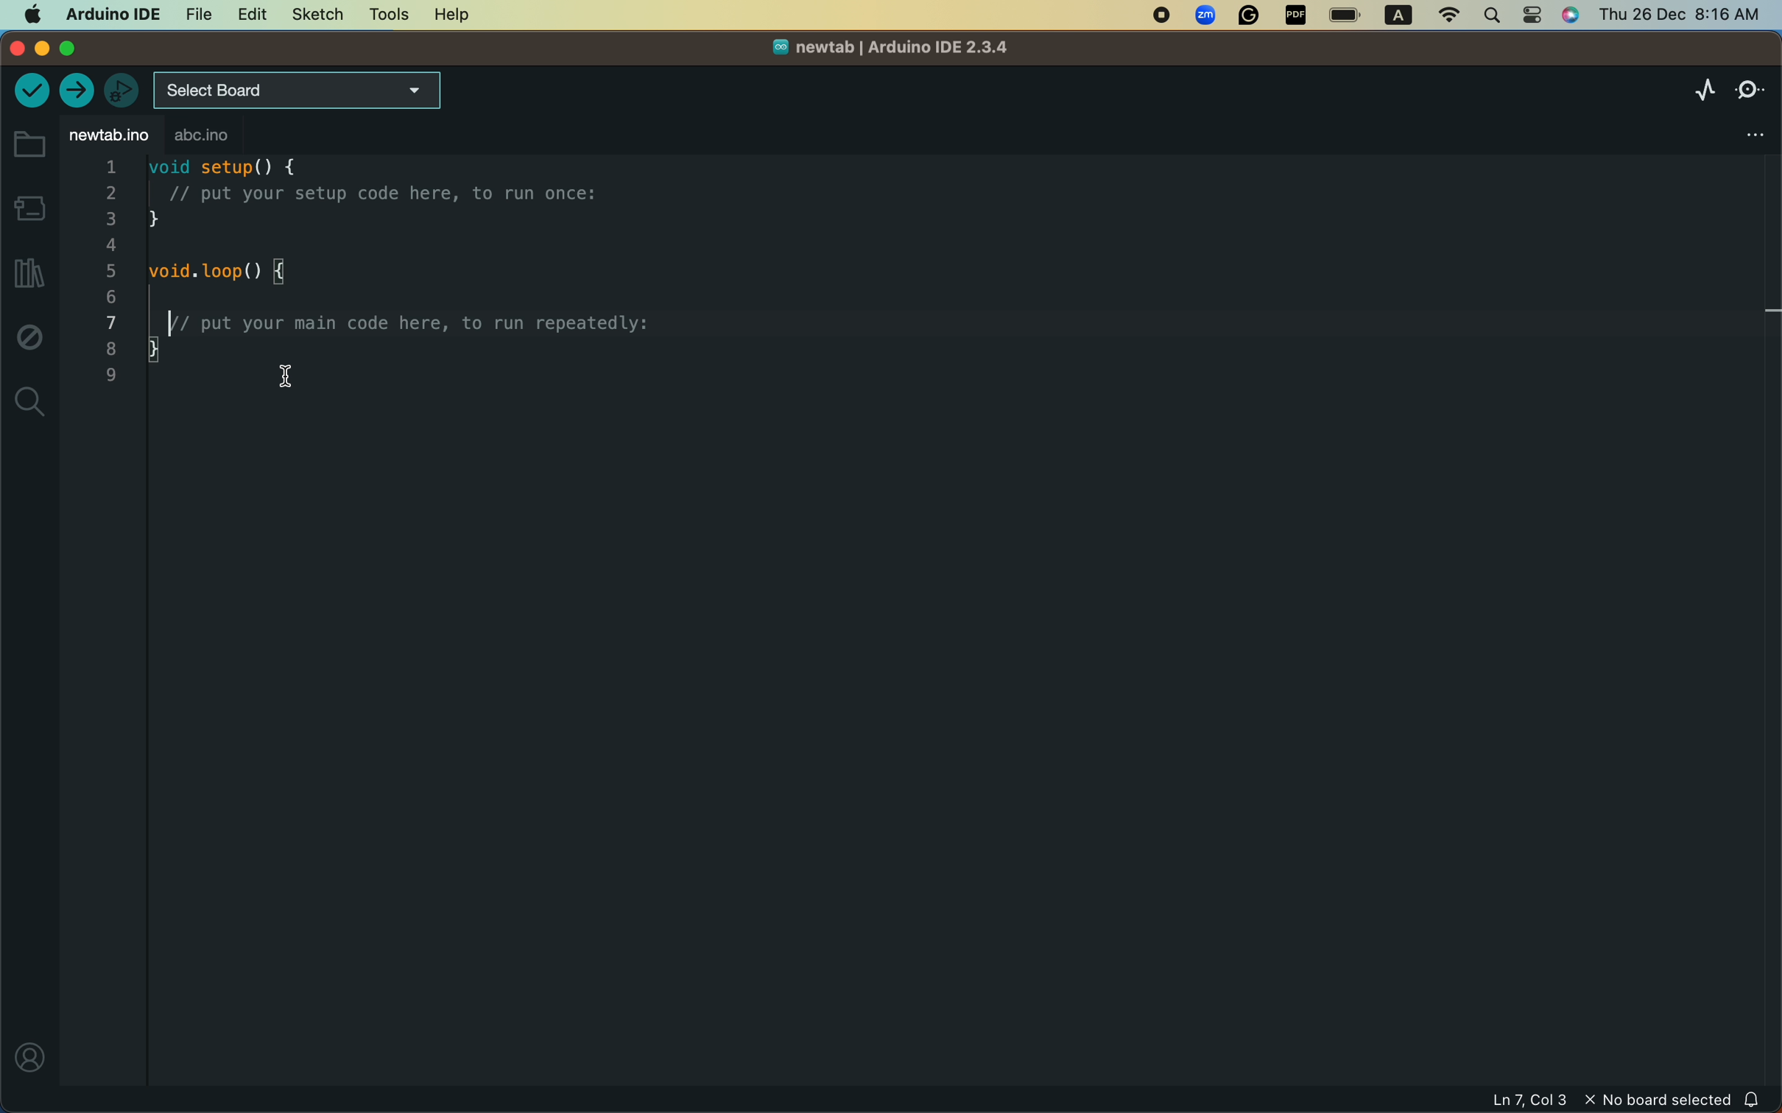 This screenshot has height=1113, width=1782. What do you see at coordinates (28, 145) in the screenshot?
I see `folder` at bounding box center [28, 145].